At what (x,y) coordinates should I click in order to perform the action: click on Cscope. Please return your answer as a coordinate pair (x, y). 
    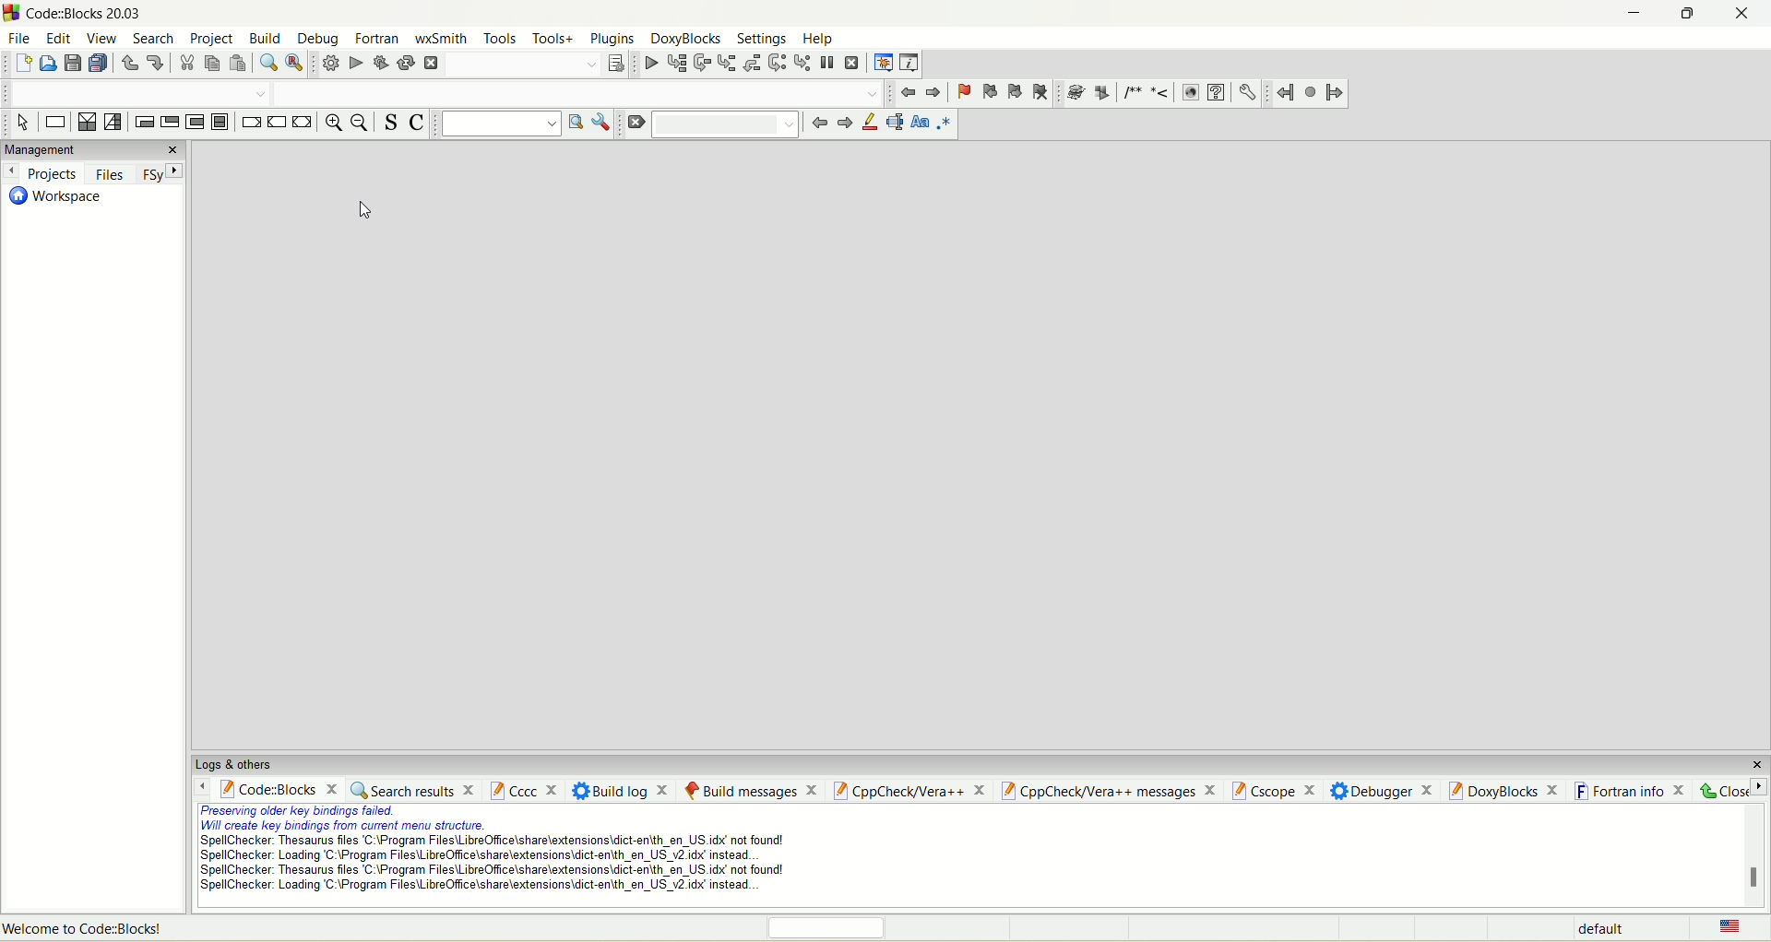
    Looking at the image, I should click on (1272, 788).